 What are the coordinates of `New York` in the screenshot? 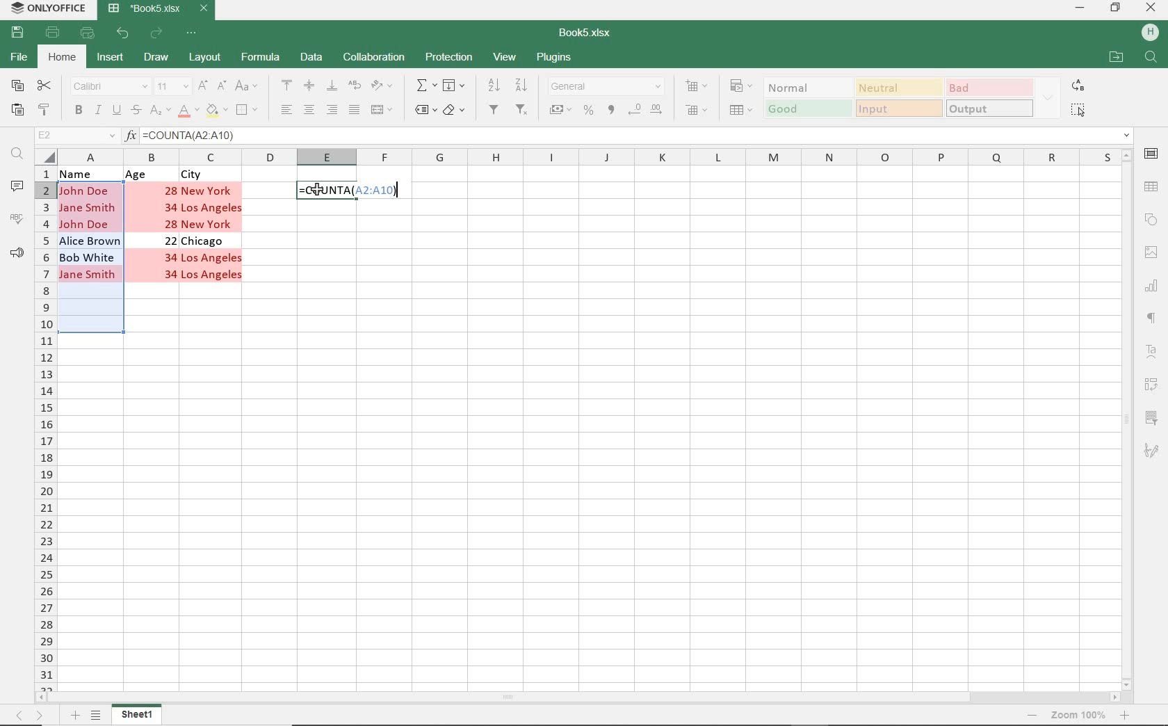 It's located at (209, 190).